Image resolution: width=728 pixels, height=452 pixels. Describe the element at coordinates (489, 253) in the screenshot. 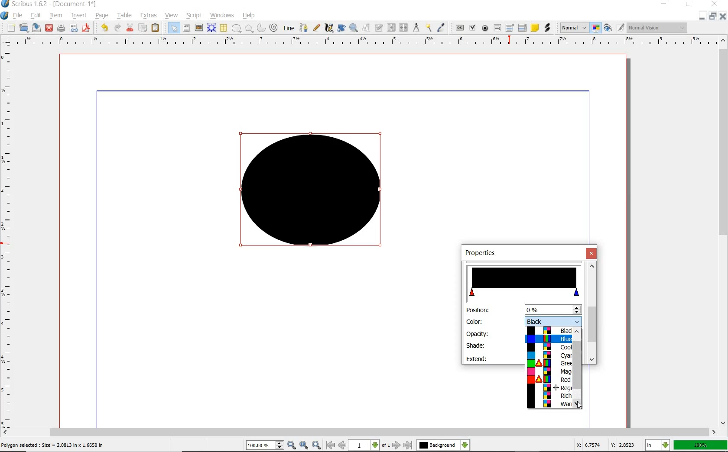

I see `properties` at that location.